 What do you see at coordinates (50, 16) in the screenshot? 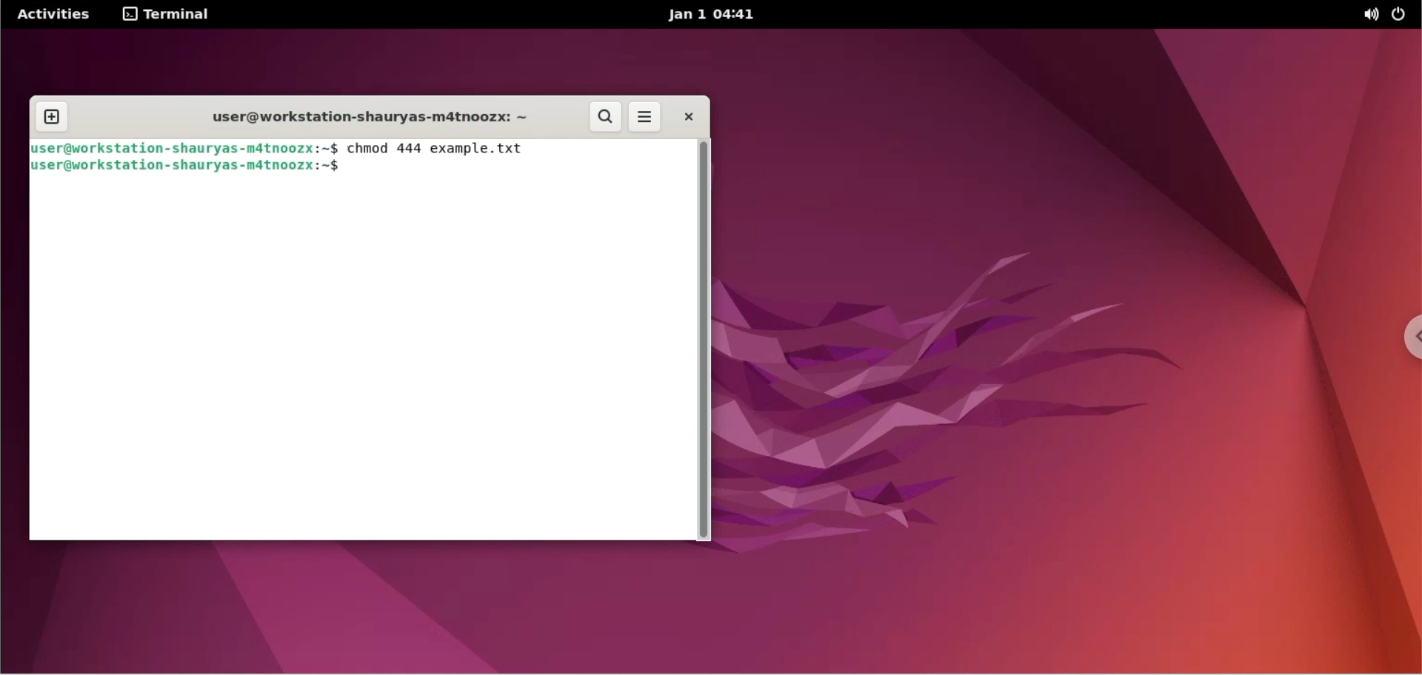
I see `Activities` at bounding box center [50, 16].